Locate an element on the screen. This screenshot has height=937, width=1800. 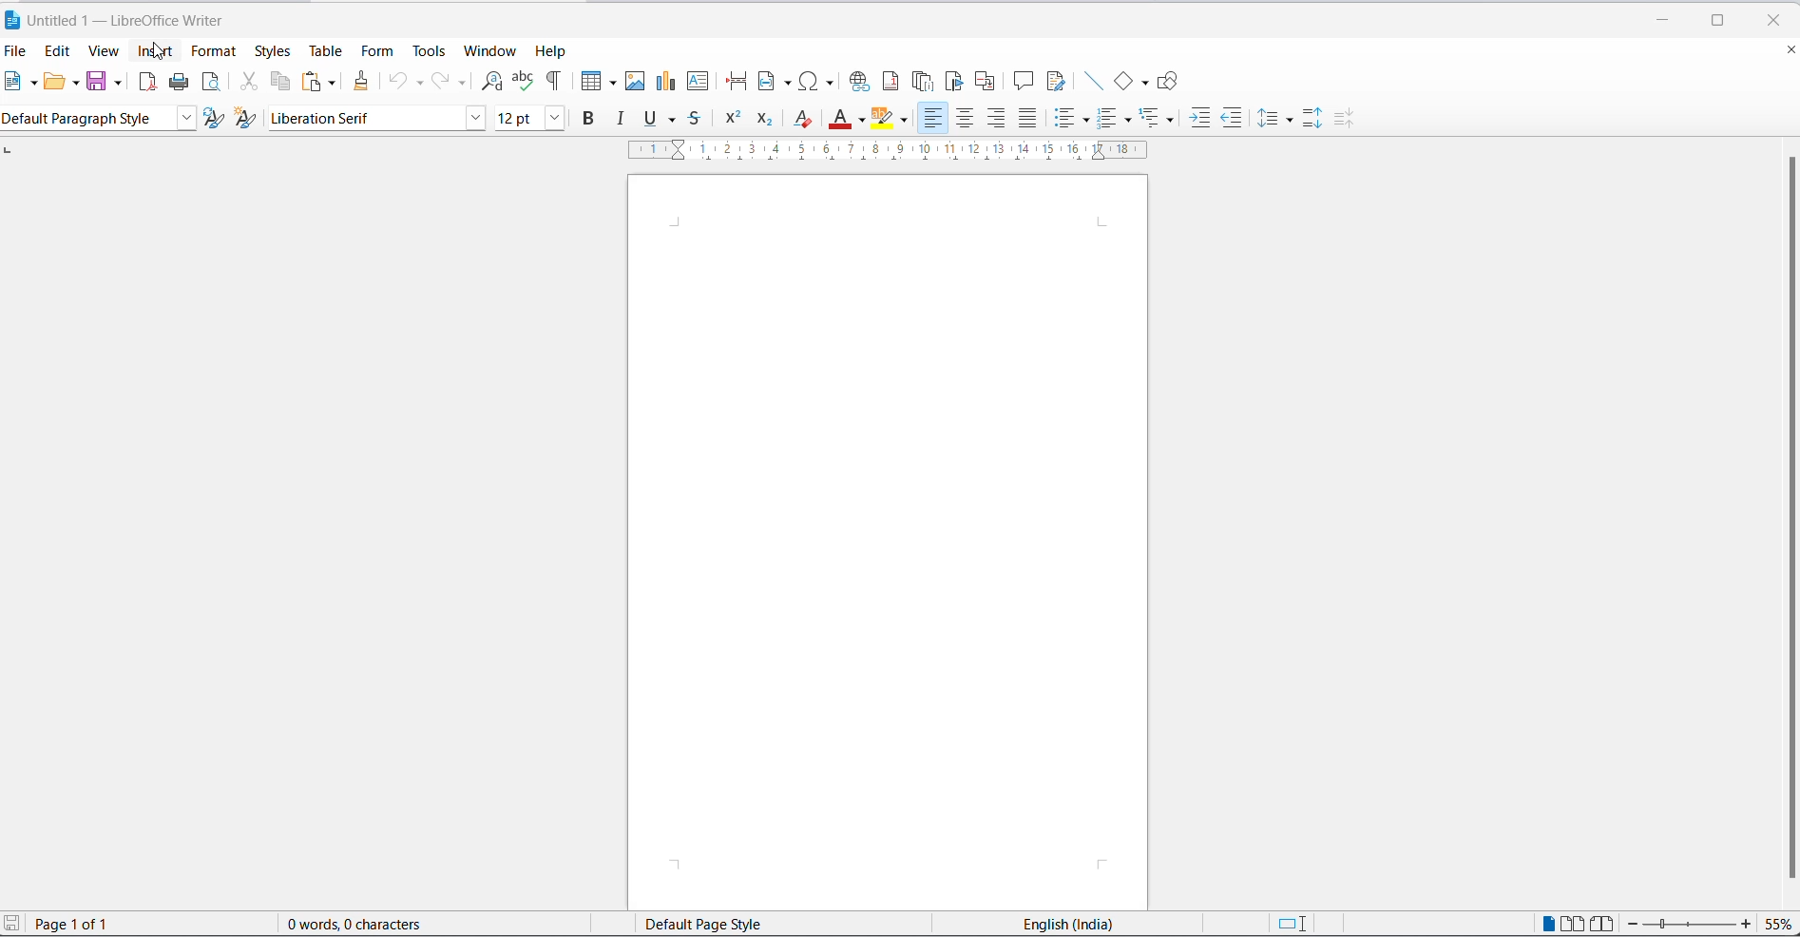
font size  is located at coordinates (515, 119).